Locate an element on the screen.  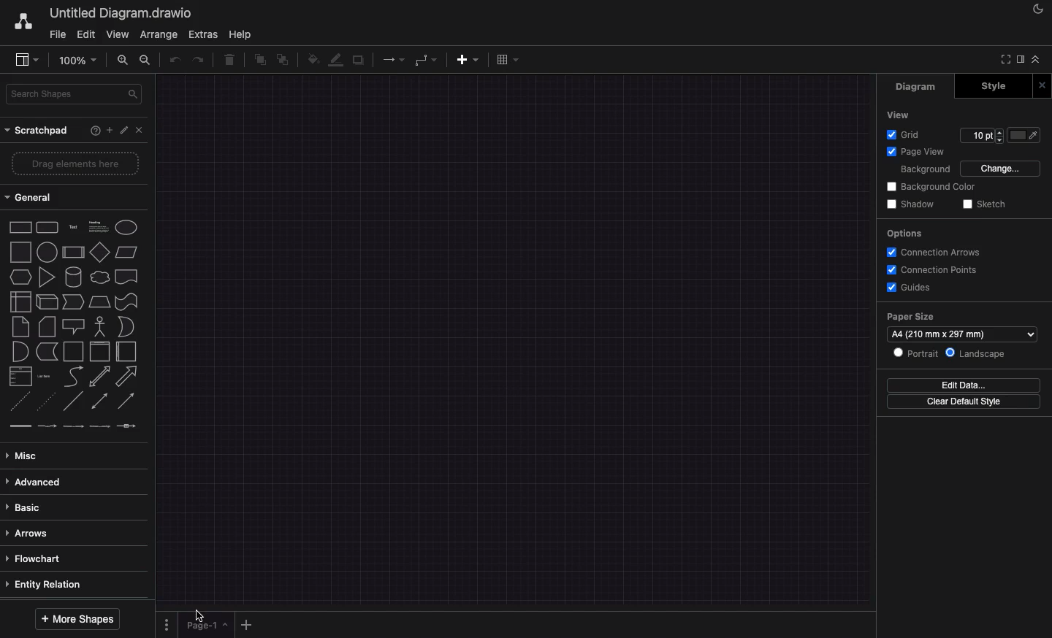
background is located at coordinates (923, 169).